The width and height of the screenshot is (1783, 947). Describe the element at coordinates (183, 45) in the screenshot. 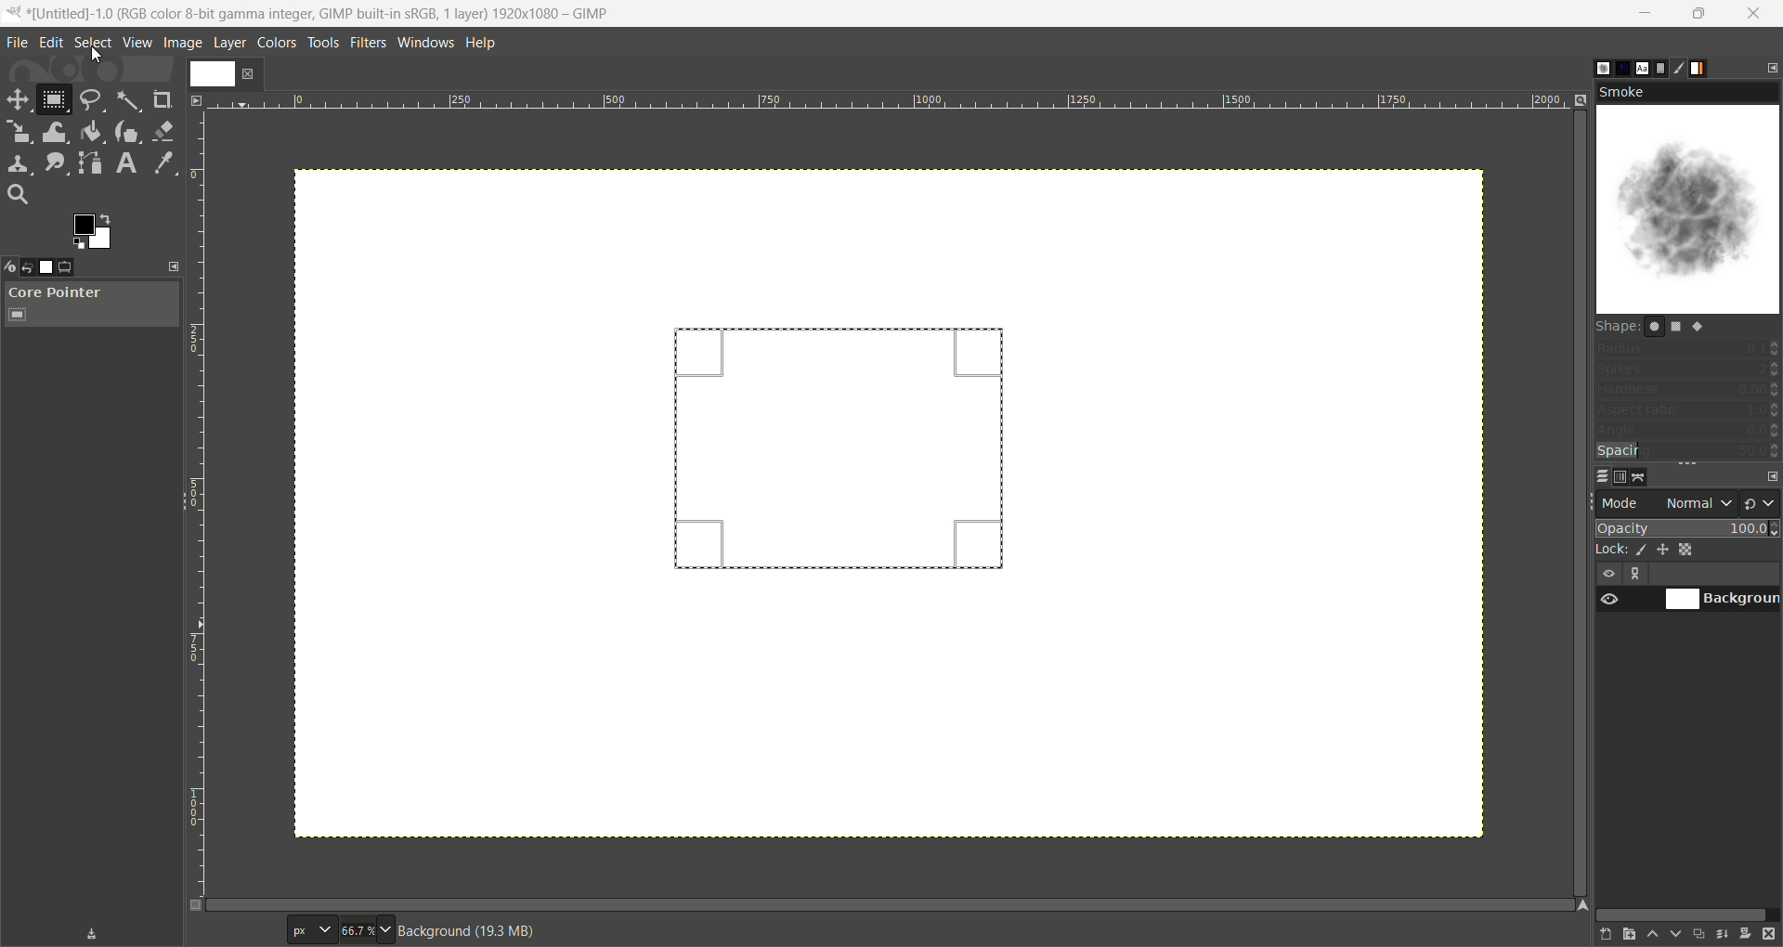

I see `image` at that location.